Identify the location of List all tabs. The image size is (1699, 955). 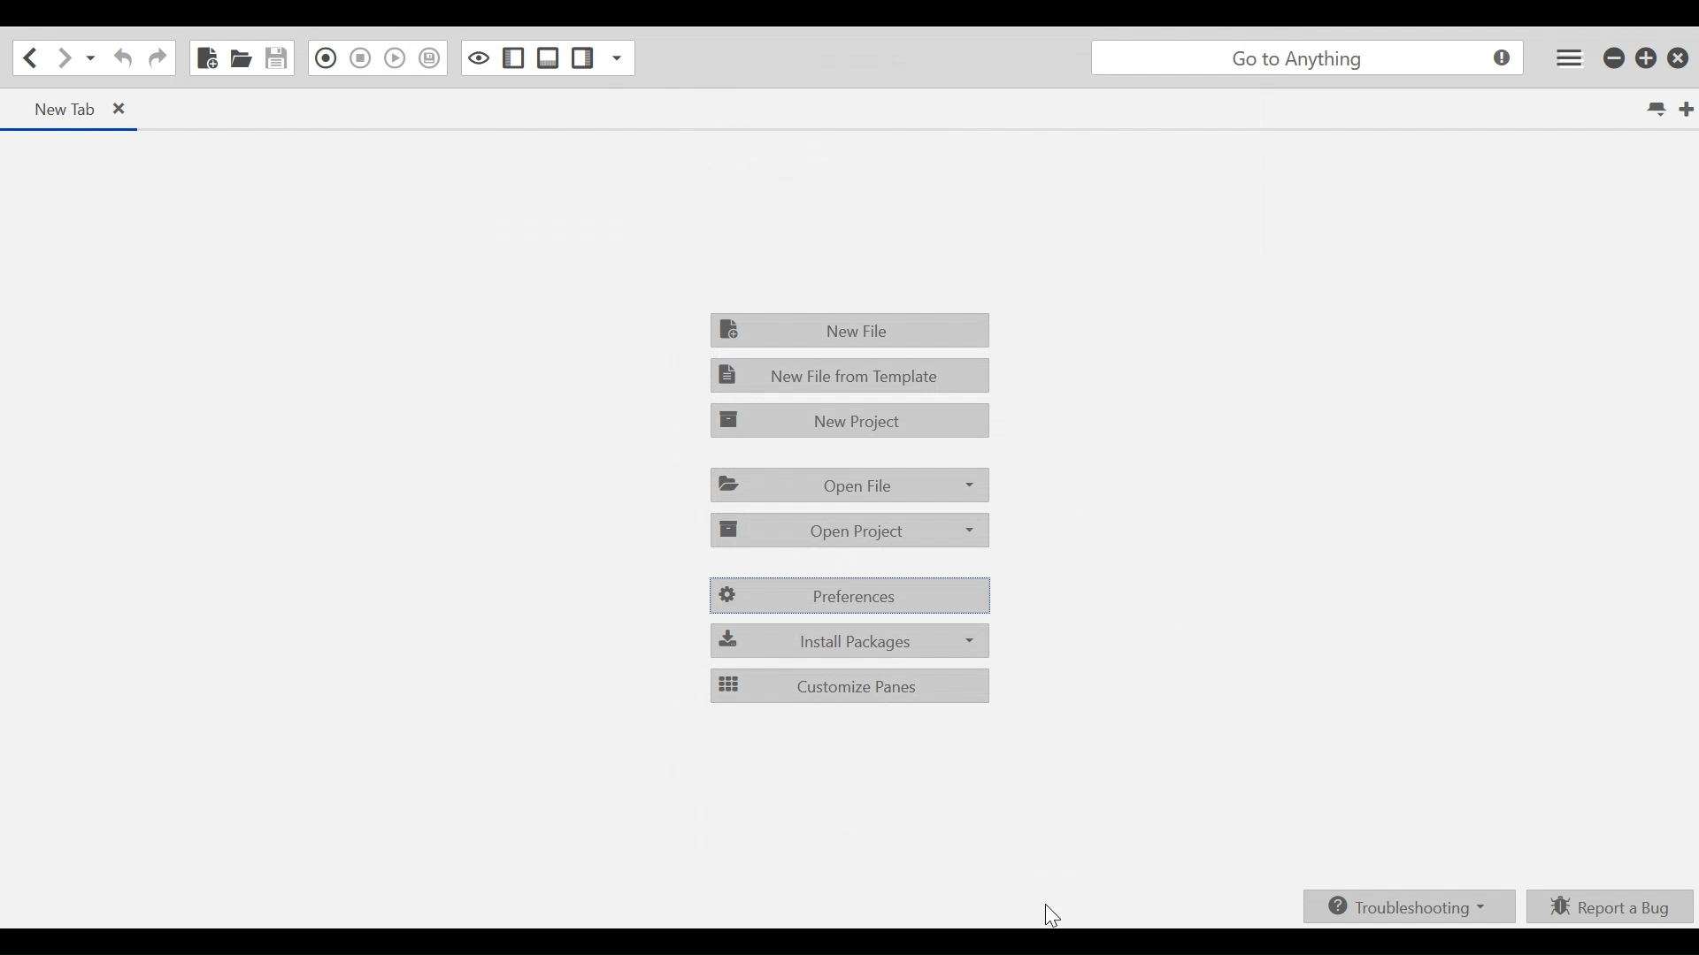
(1655, 107).